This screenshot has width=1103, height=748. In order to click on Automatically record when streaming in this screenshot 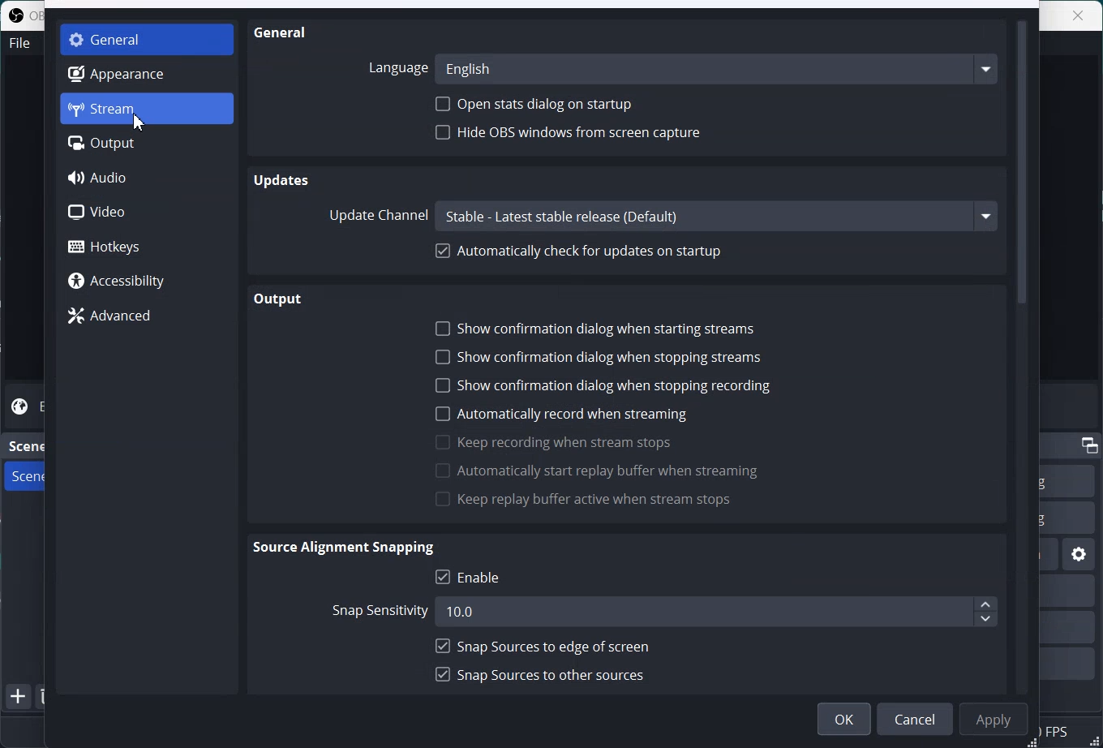, I will do `click(560, 413)`.